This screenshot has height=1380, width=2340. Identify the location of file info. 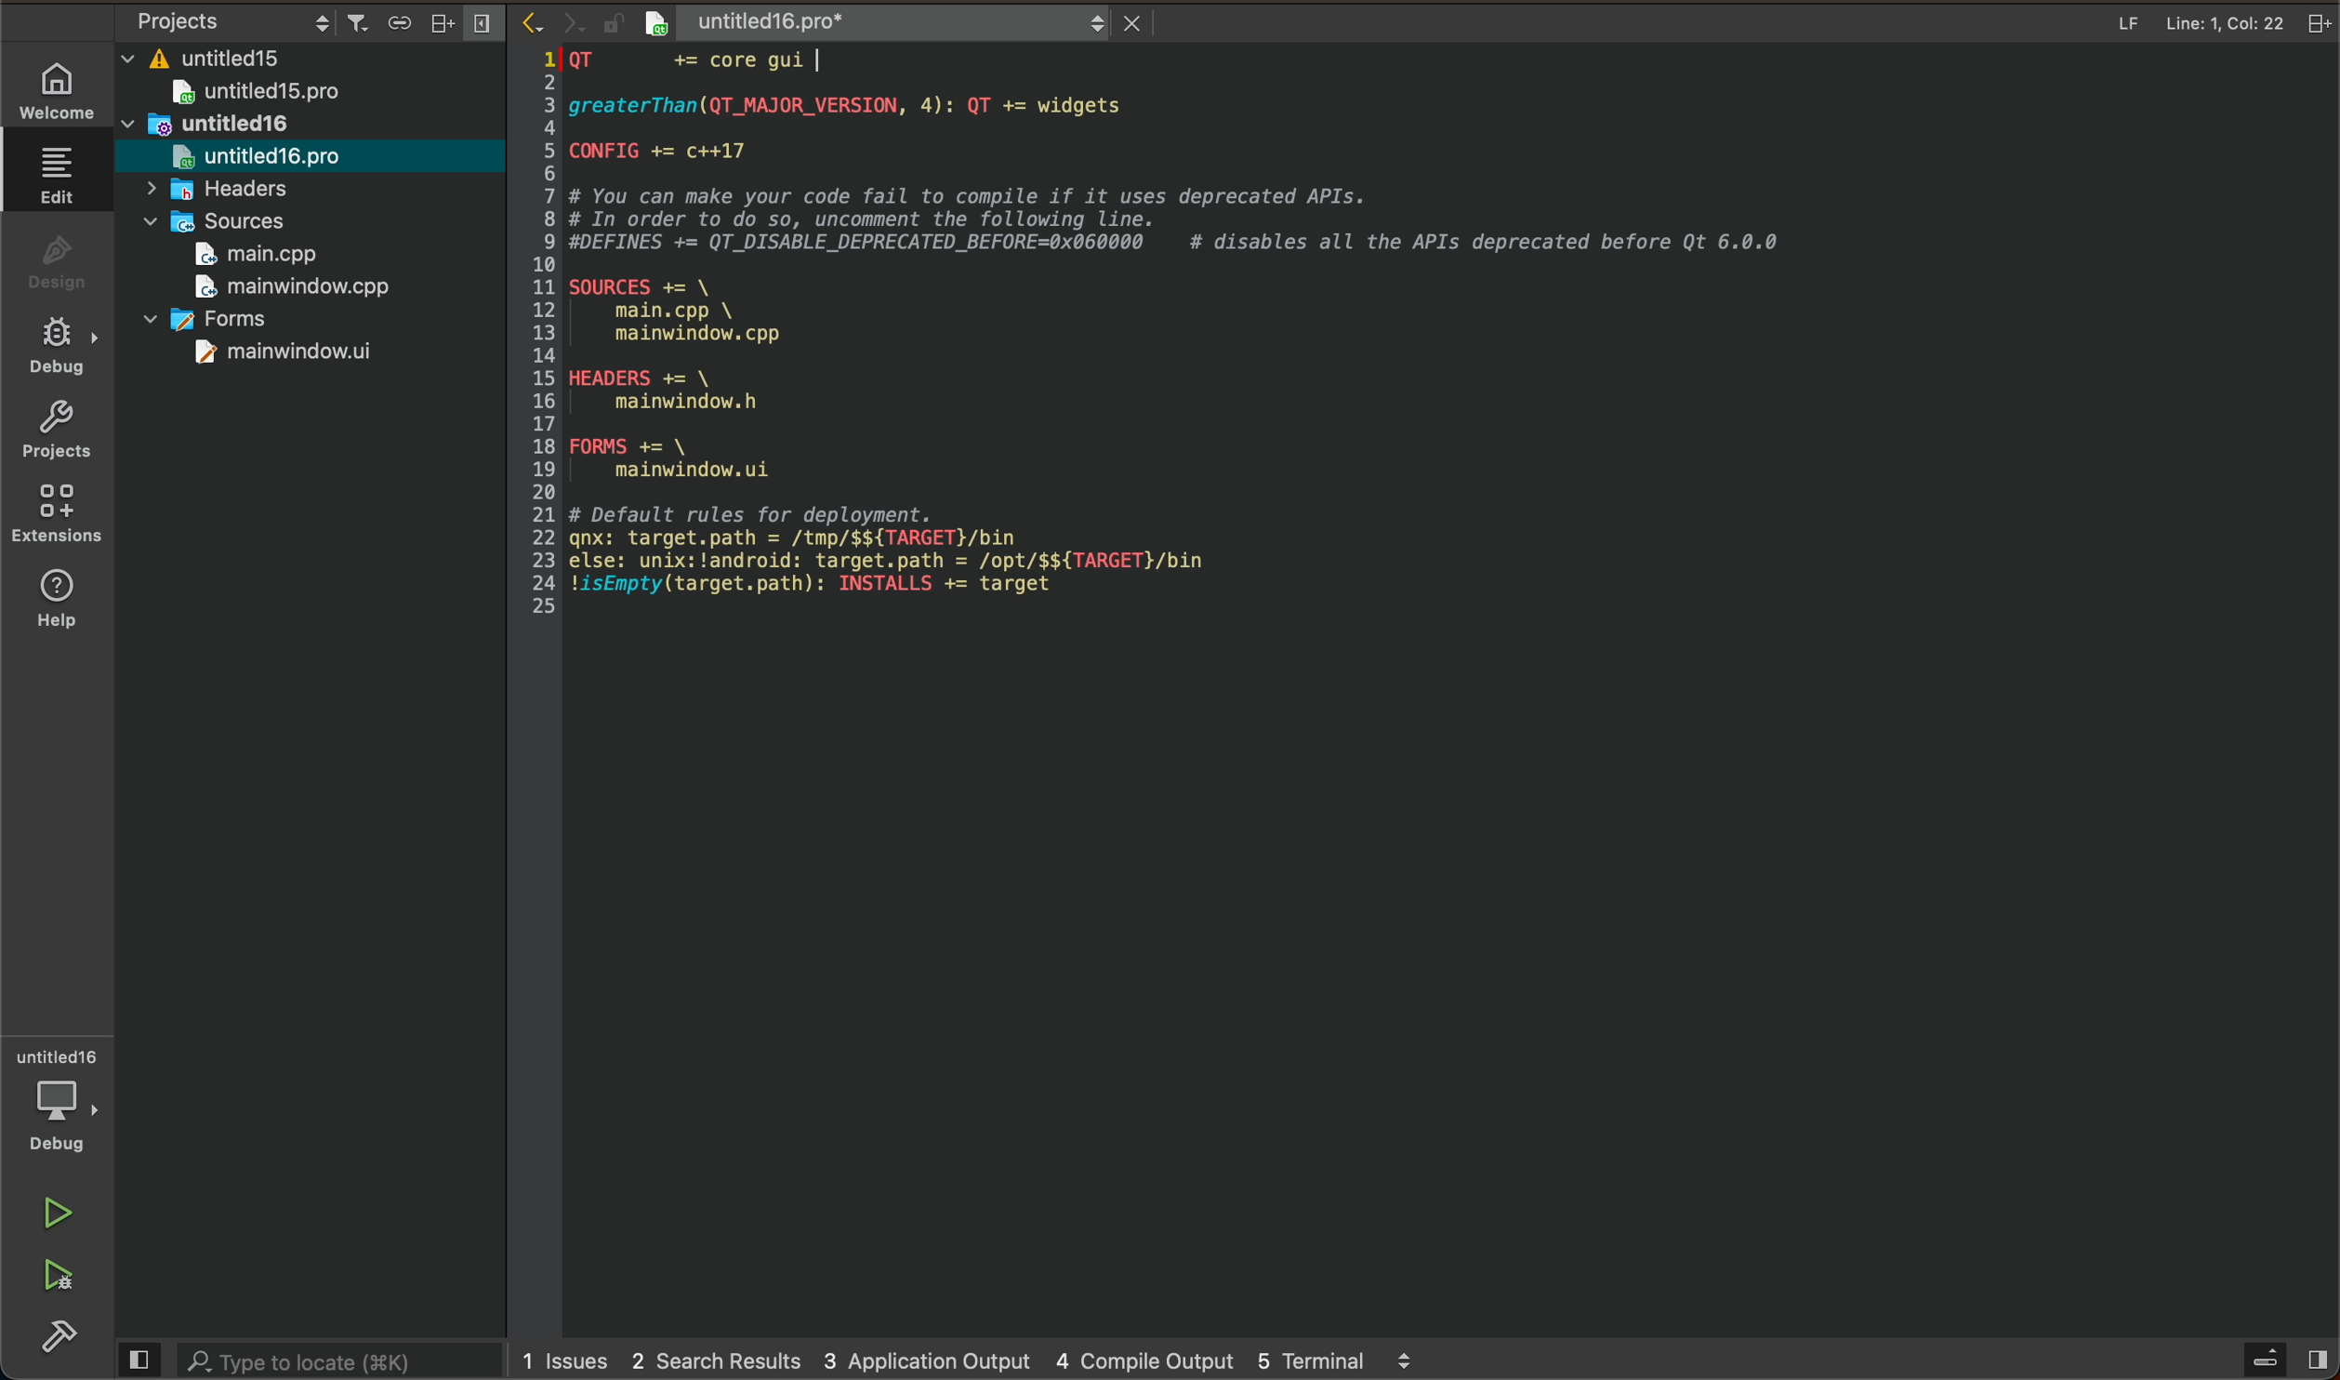
(2126, 25).